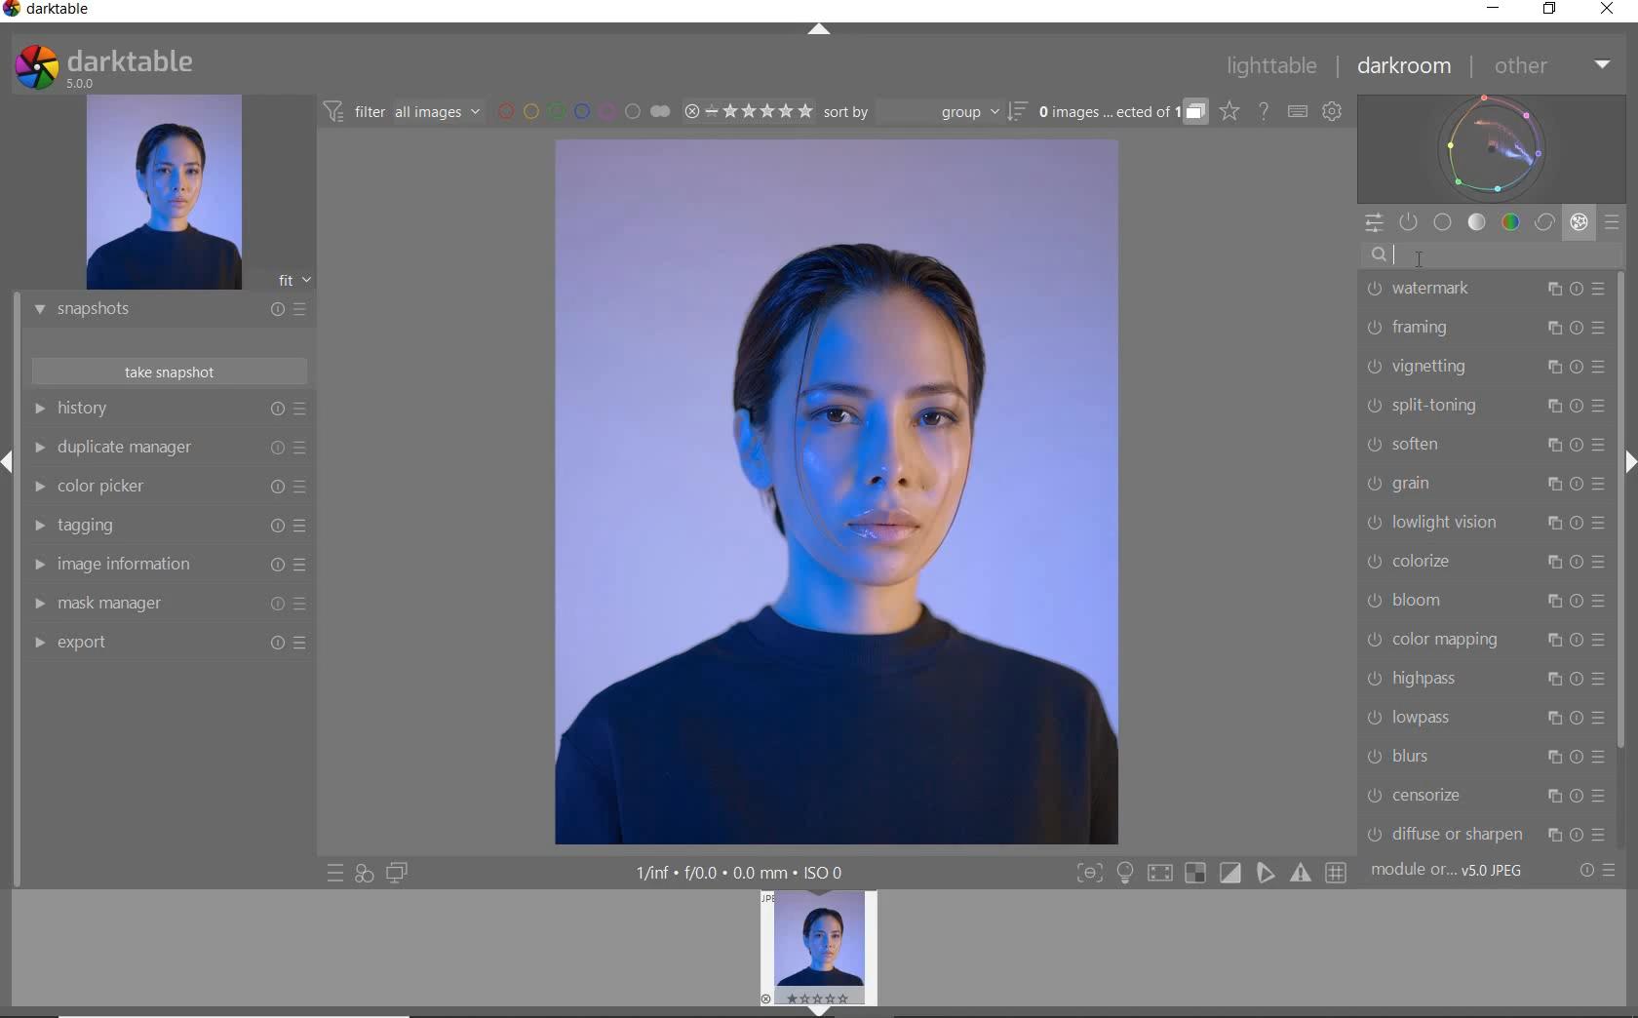 The width and height of the screenshot is (1638, 1018). What do you see at coordinates (103, 67) in the screenshot?
I see `SYSTEM LOGO` at bounding box center [103, 67].